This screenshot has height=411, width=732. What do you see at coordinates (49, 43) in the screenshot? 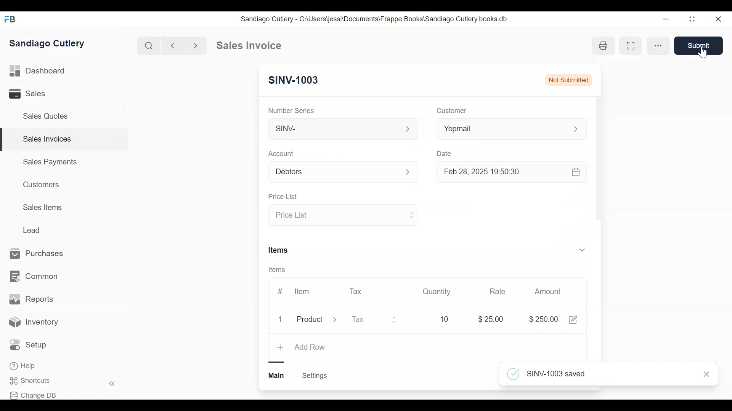
I see `Sandiago Cutlery` at bounding box center [49, 43].